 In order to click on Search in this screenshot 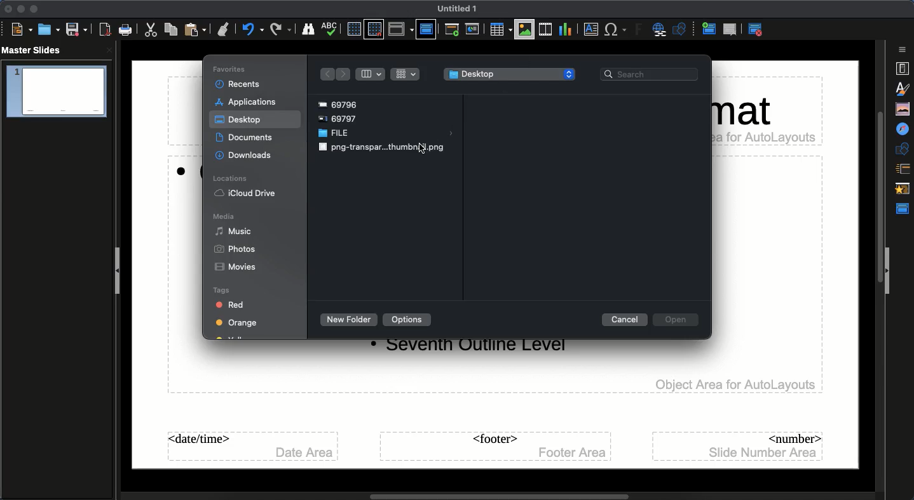, I will do `click(651, 75)`.